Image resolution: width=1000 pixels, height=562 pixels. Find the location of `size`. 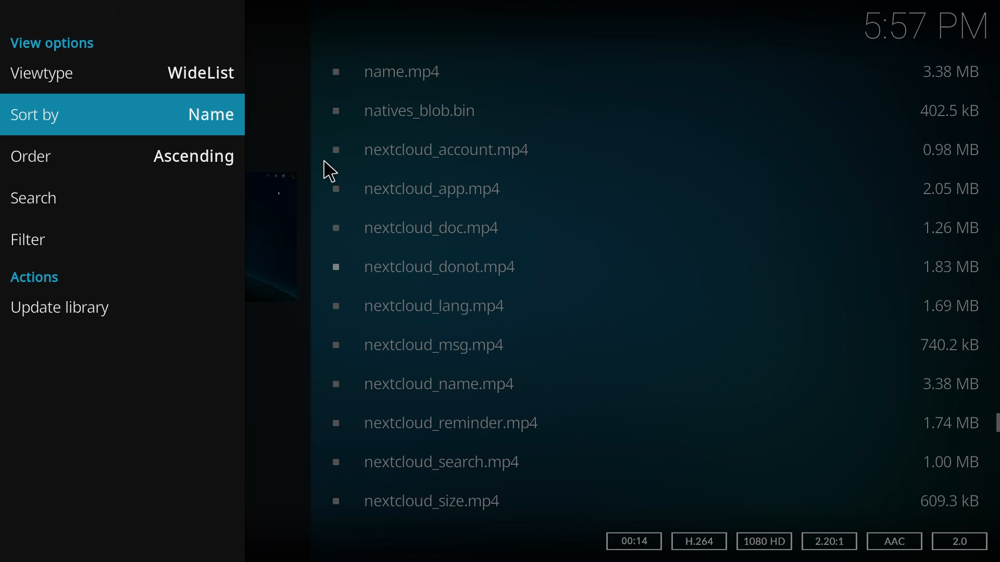

size is located at coordinates (954, 72).